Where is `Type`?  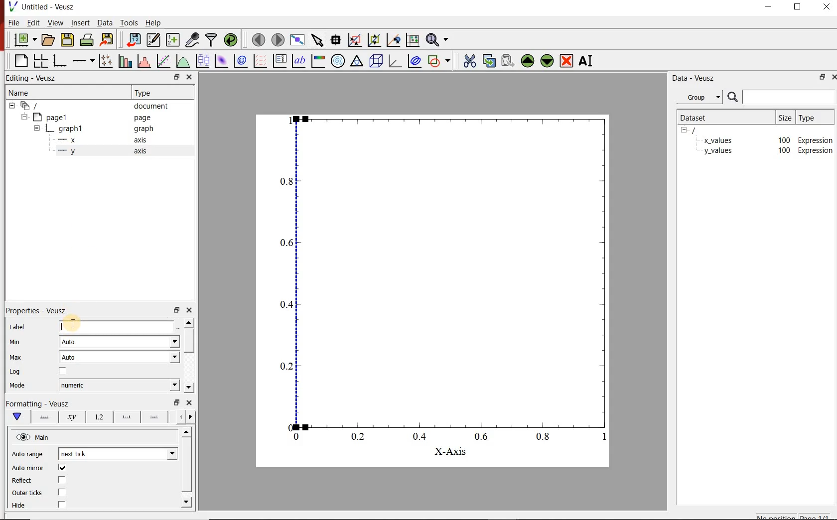
Type is located at coordinates (150, 93).